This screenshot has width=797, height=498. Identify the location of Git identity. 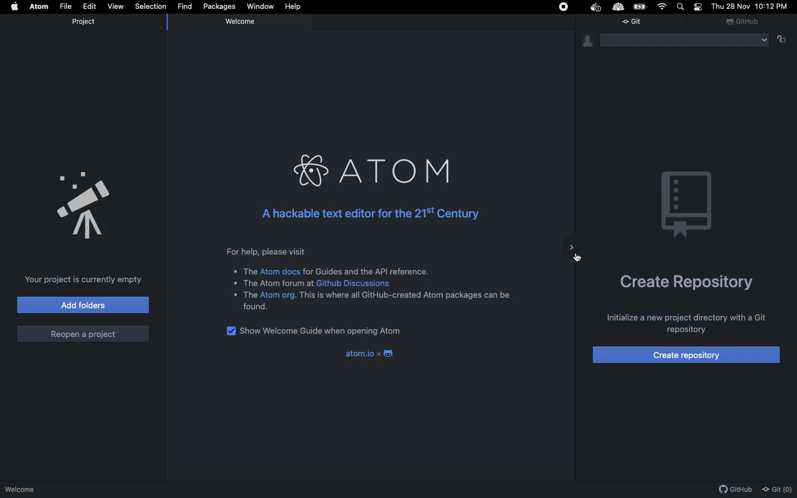
(587, 41).